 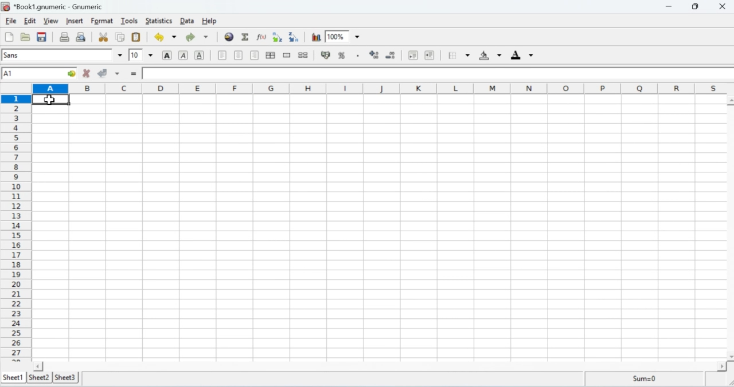 I want to click on Scroll bar, so click(x=727, y=227).